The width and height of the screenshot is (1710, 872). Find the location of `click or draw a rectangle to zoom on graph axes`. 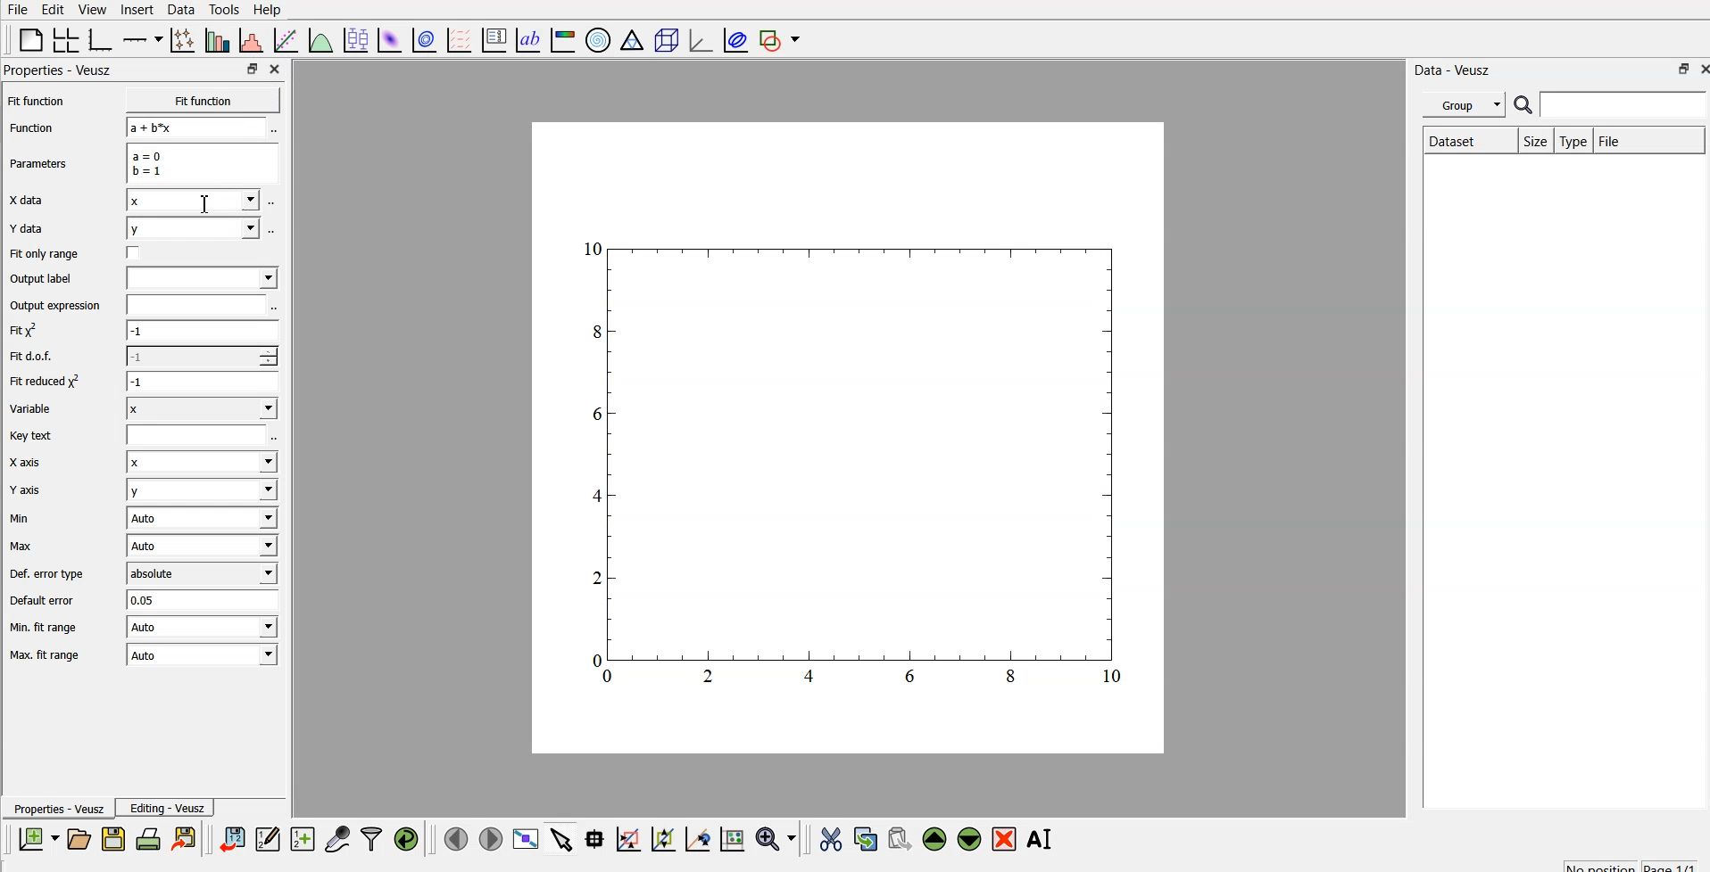

click or draw a rectangle to zoom on graph axes is located at coordinates (631, 841).